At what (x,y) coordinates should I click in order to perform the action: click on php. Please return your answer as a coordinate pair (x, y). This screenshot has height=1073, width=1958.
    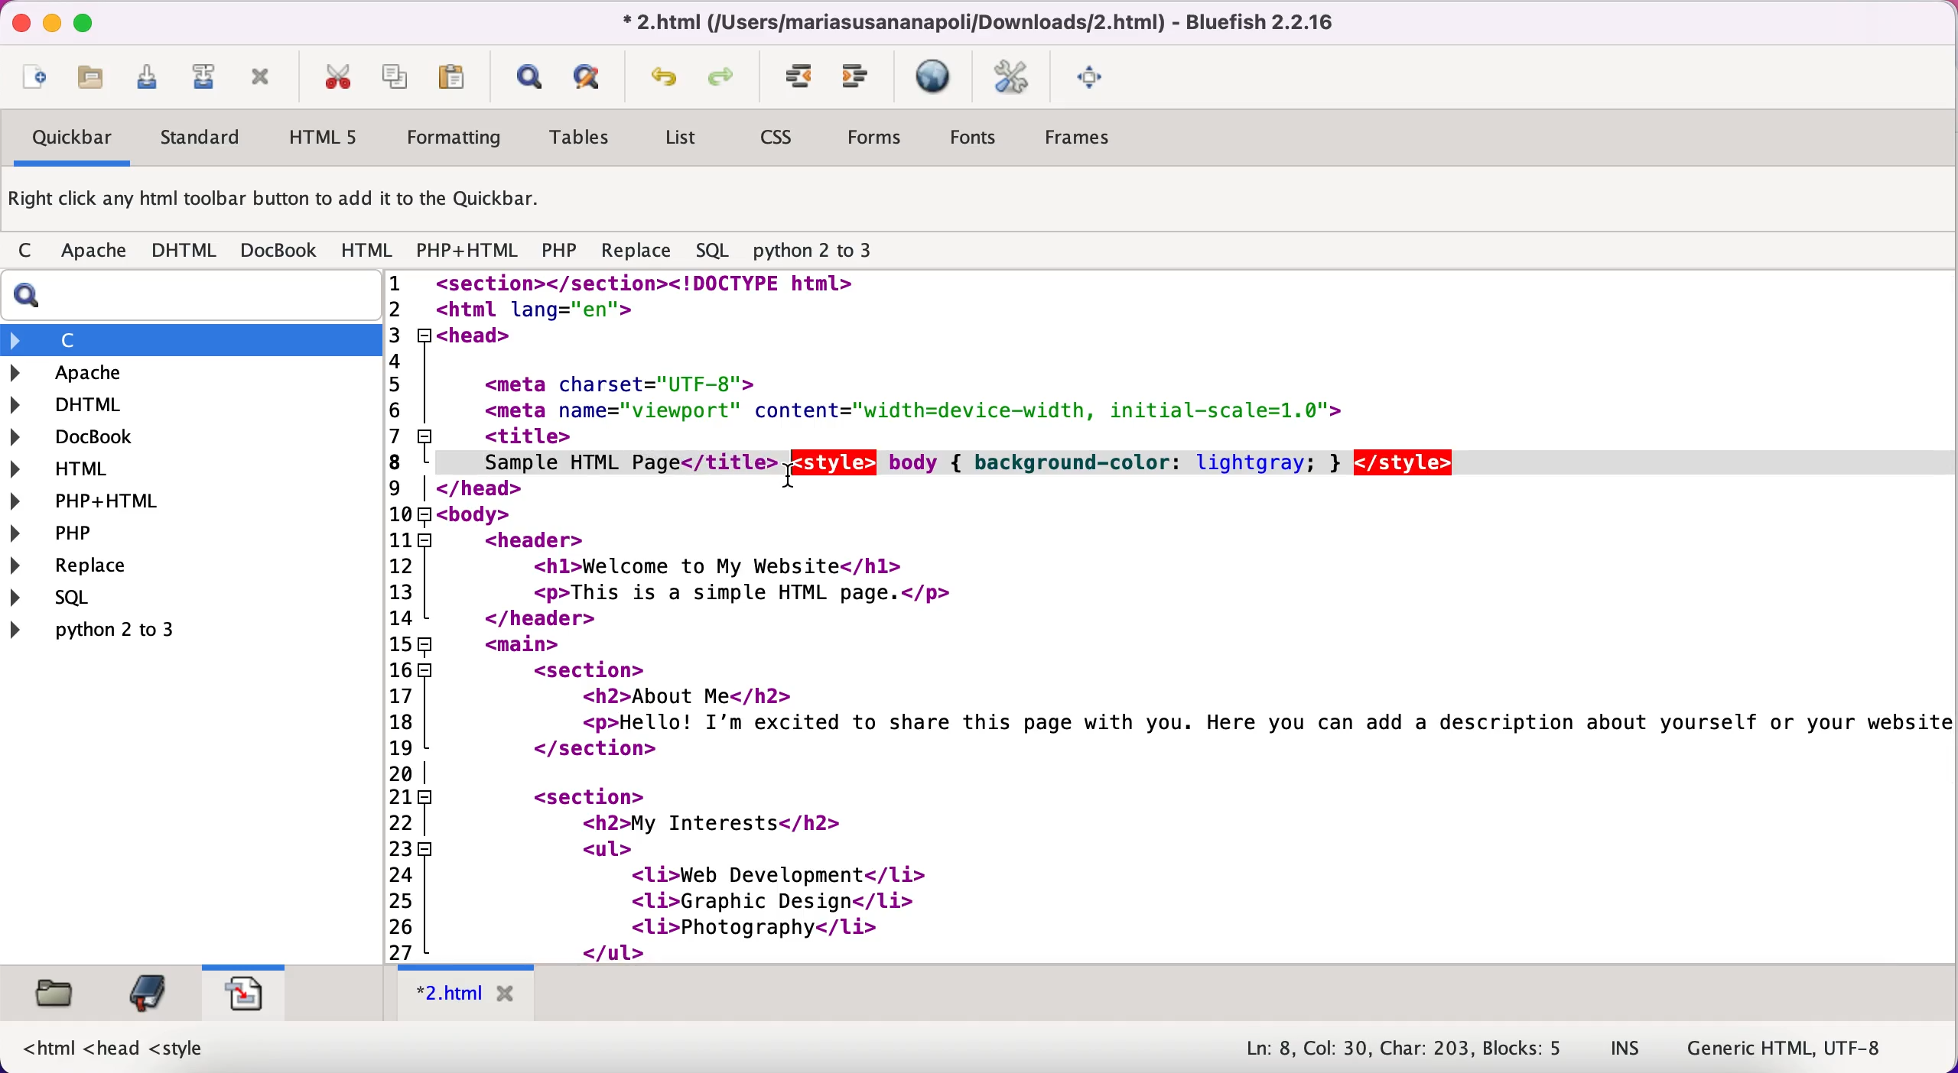
    Looking at the image, I should click on (559, 253).